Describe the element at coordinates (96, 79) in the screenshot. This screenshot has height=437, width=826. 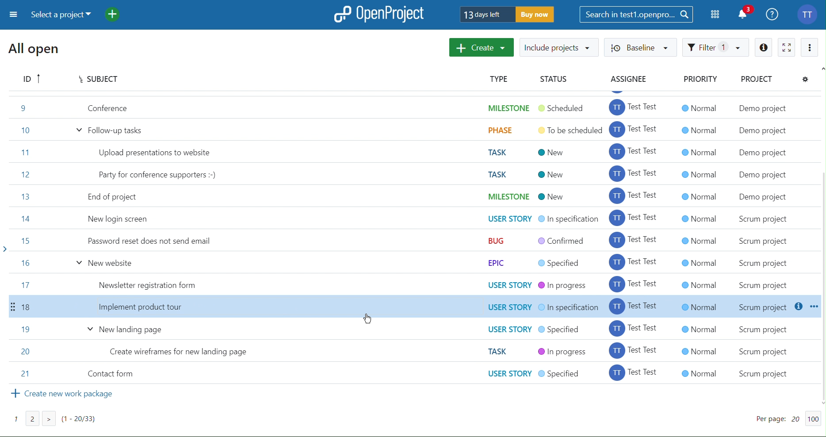
I see `Subject` at that location.